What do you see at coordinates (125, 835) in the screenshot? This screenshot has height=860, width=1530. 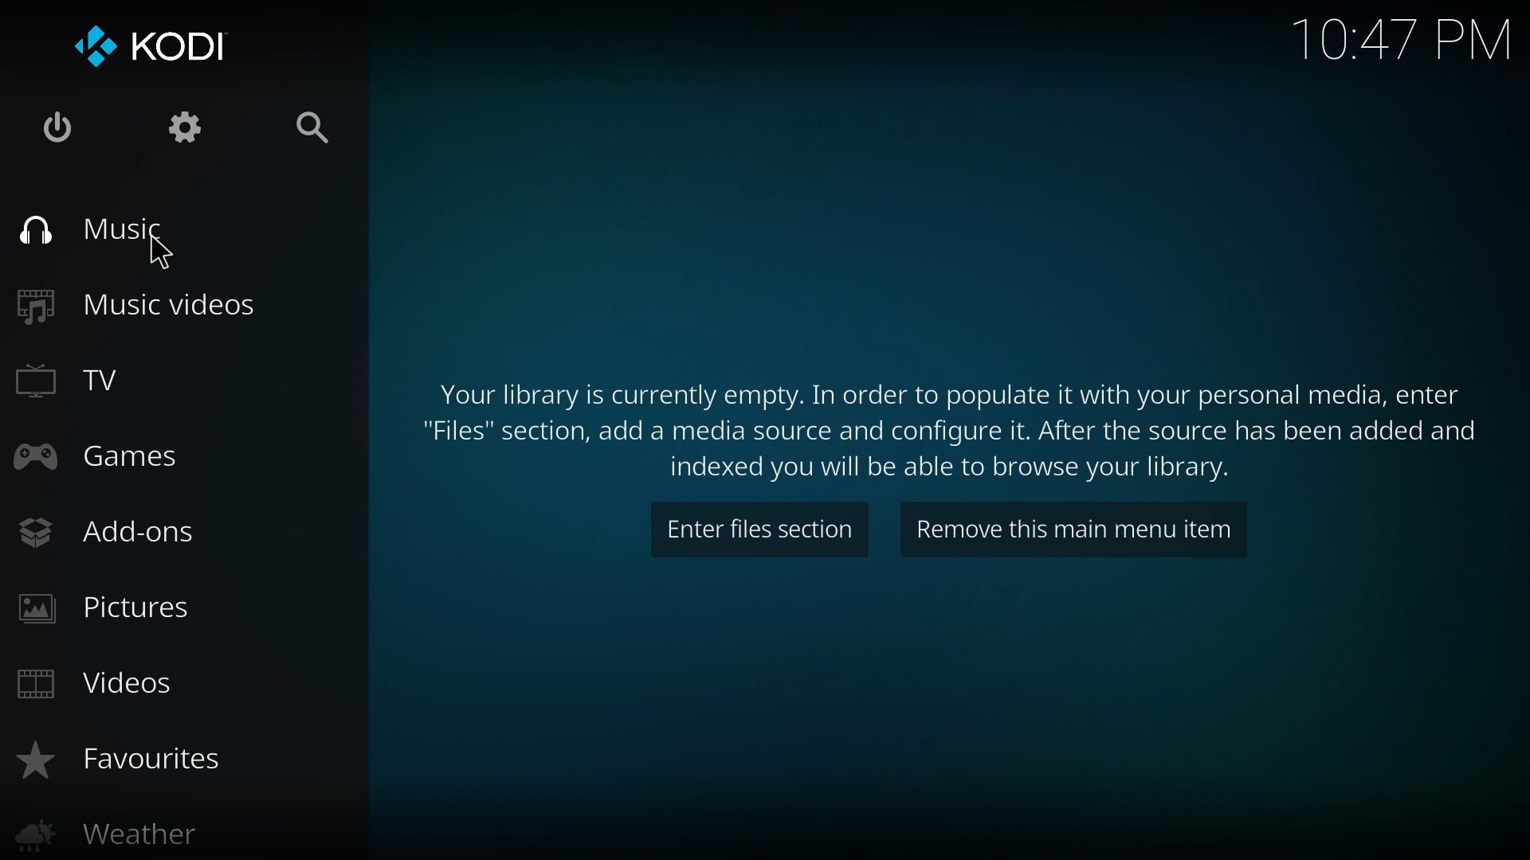 I see `weather` at bounding box center [125, 835].